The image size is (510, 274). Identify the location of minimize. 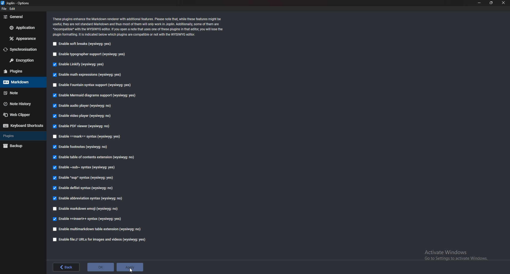
(479, 3).